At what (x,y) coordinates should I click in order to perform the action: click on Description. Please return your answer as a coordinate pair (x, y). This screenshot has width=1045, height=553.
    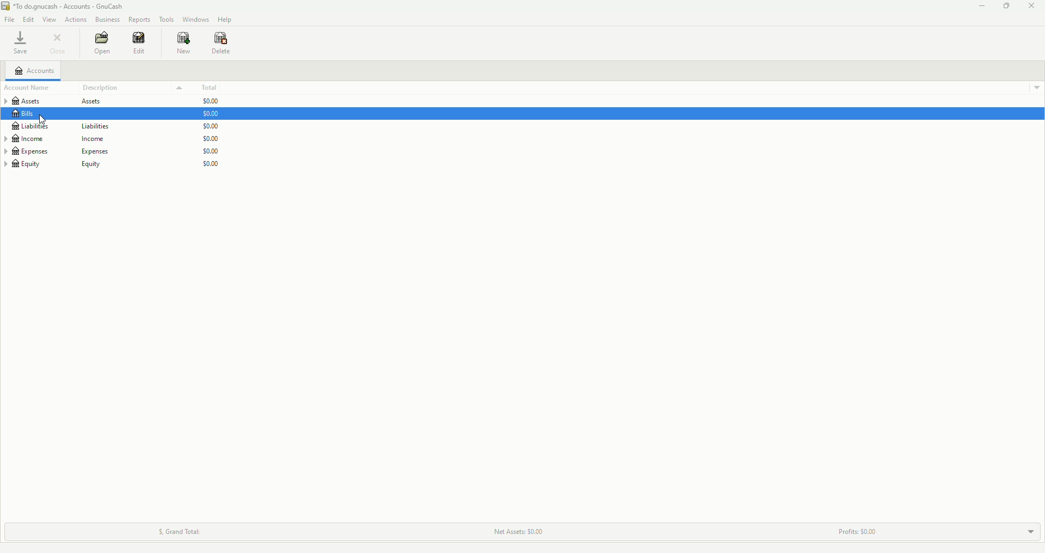
    Looking at the image, I should click on (133, 88).